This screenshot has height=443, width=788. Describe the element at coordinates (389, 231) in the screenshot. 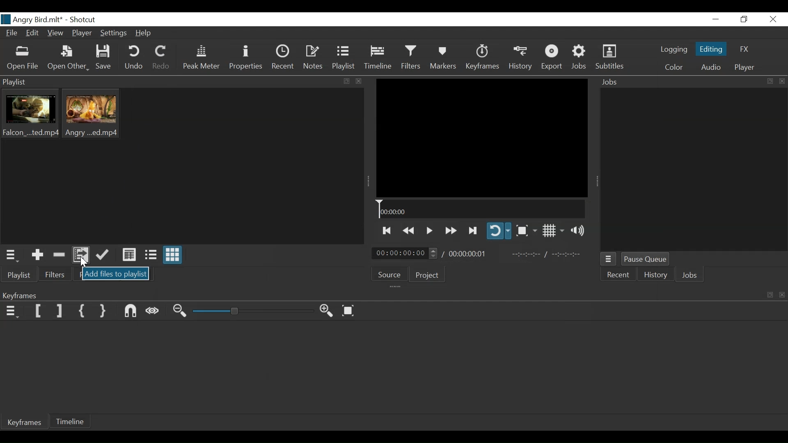

I see `Skip to the previous point` at that location.